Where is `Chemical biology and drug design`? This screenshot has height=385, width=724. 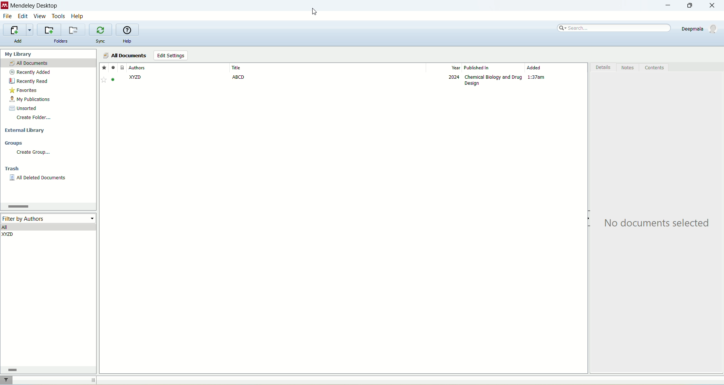 Chemical biology and drug design is located at coordinates (493, 81).